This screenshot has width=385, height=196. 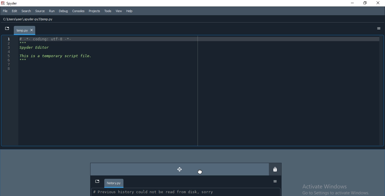 I want to click on dropdown, so click(x=6, y=28).